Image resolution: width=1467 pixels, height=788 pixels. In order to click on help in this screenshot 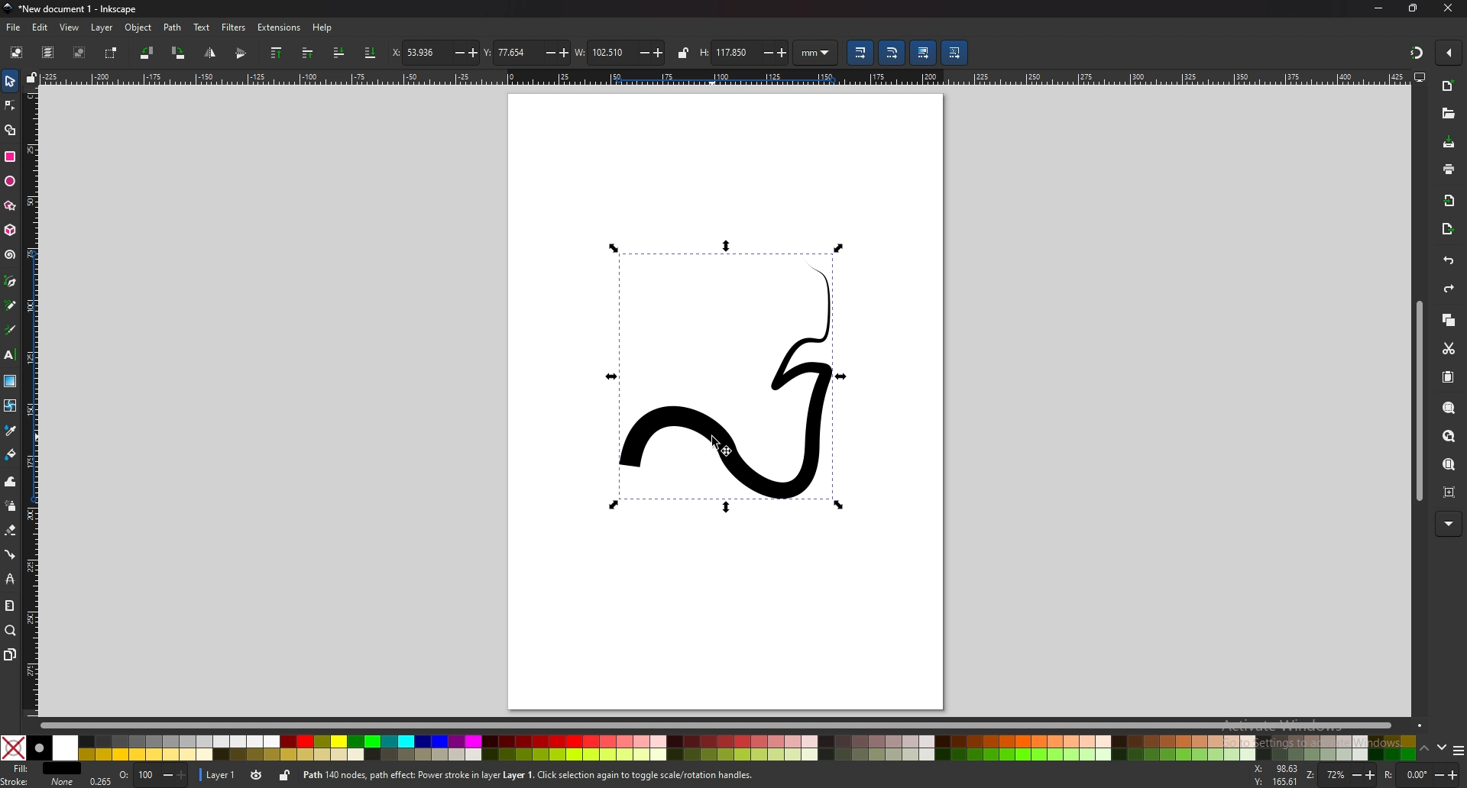, I will do `click(322, 29)`.